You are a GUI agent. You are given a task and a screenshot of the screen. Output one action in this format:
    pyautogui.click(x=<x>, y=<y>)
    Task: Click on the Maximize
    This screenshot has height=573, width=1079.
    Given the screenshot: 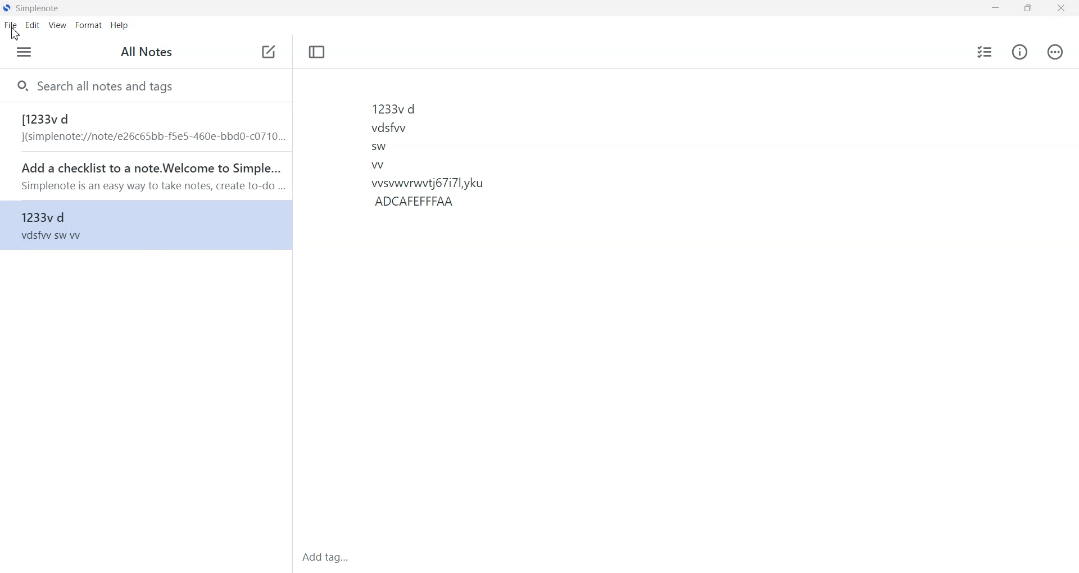 What is the action you would take?
    pyautogui.click(x=1027, y=8)
    